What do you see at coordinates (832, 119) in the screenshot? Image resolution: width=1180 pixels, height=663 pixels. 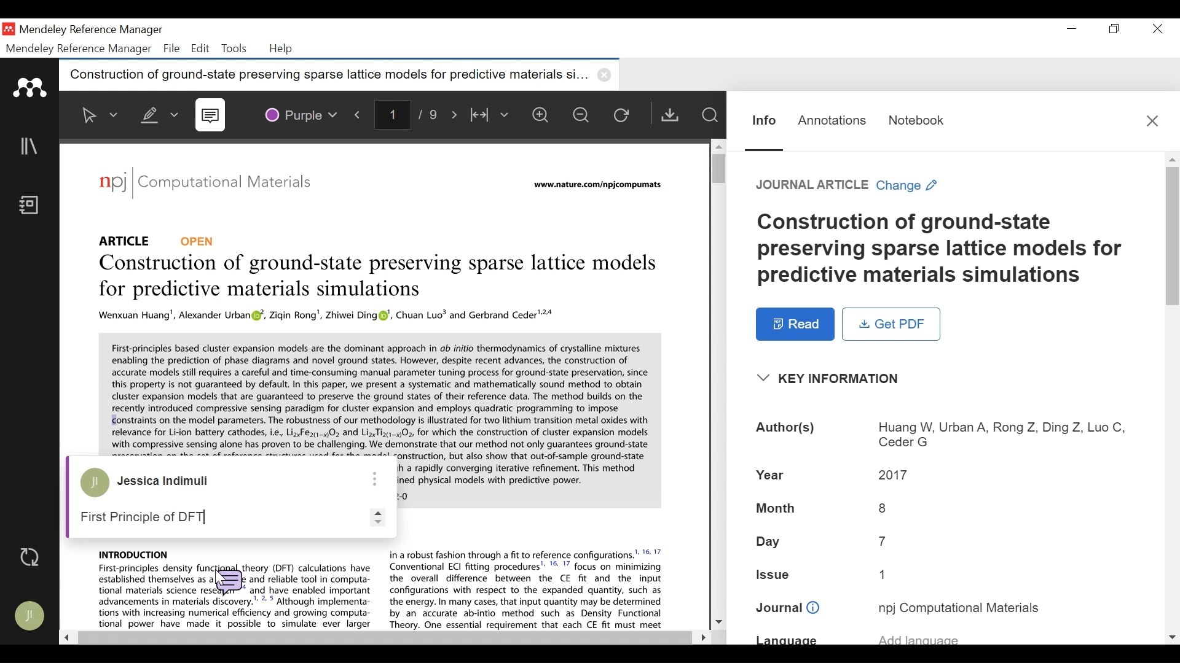 I see `Annotations` at bounding box center [832, 119].